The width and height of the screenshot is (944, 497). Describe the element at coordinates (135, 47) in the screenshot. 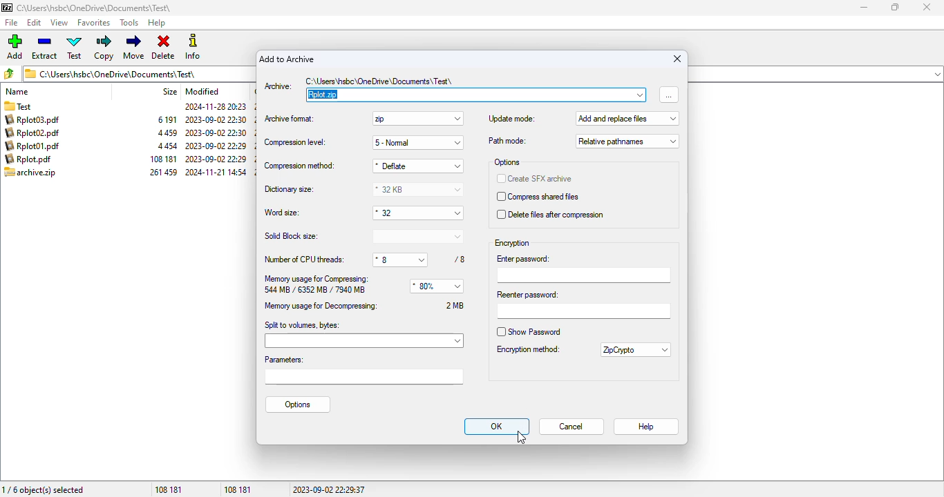

I see `move` at that location.